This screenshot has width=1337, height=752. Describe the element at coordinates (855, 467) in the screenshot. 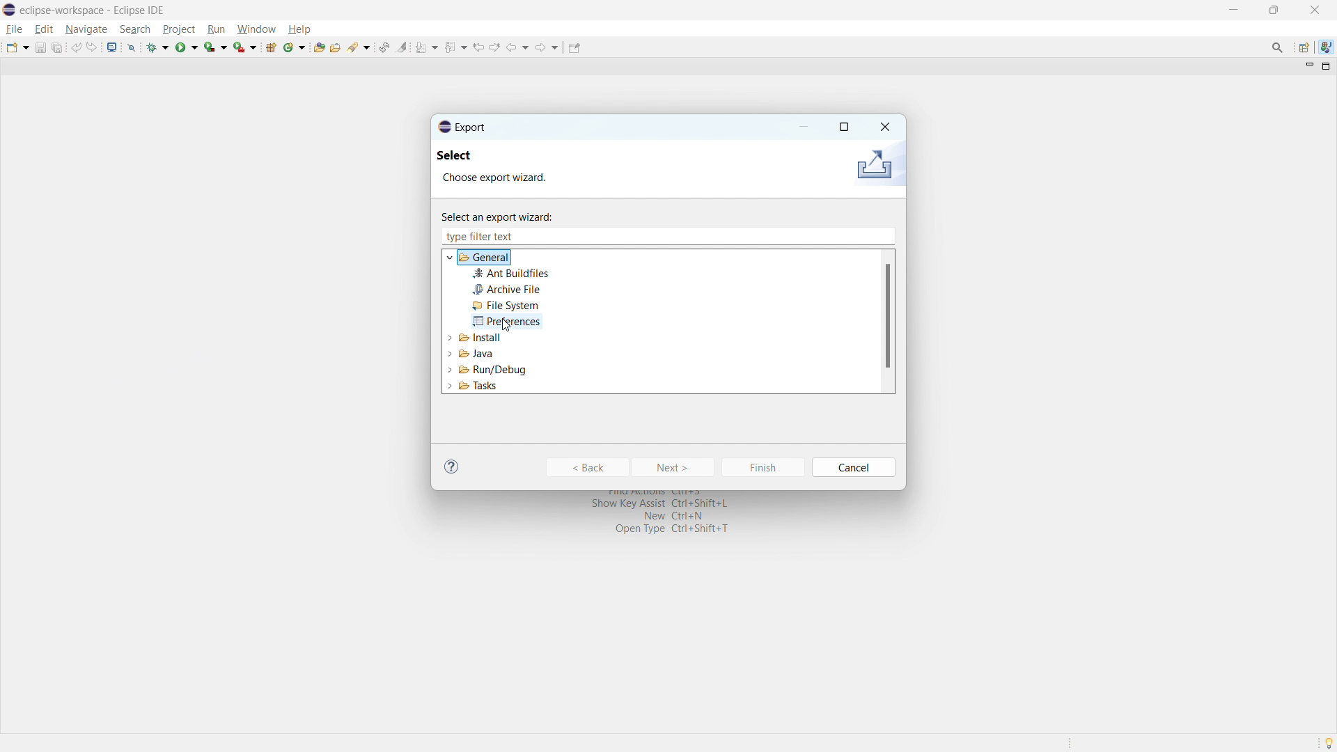

I see `cancel` at that location.